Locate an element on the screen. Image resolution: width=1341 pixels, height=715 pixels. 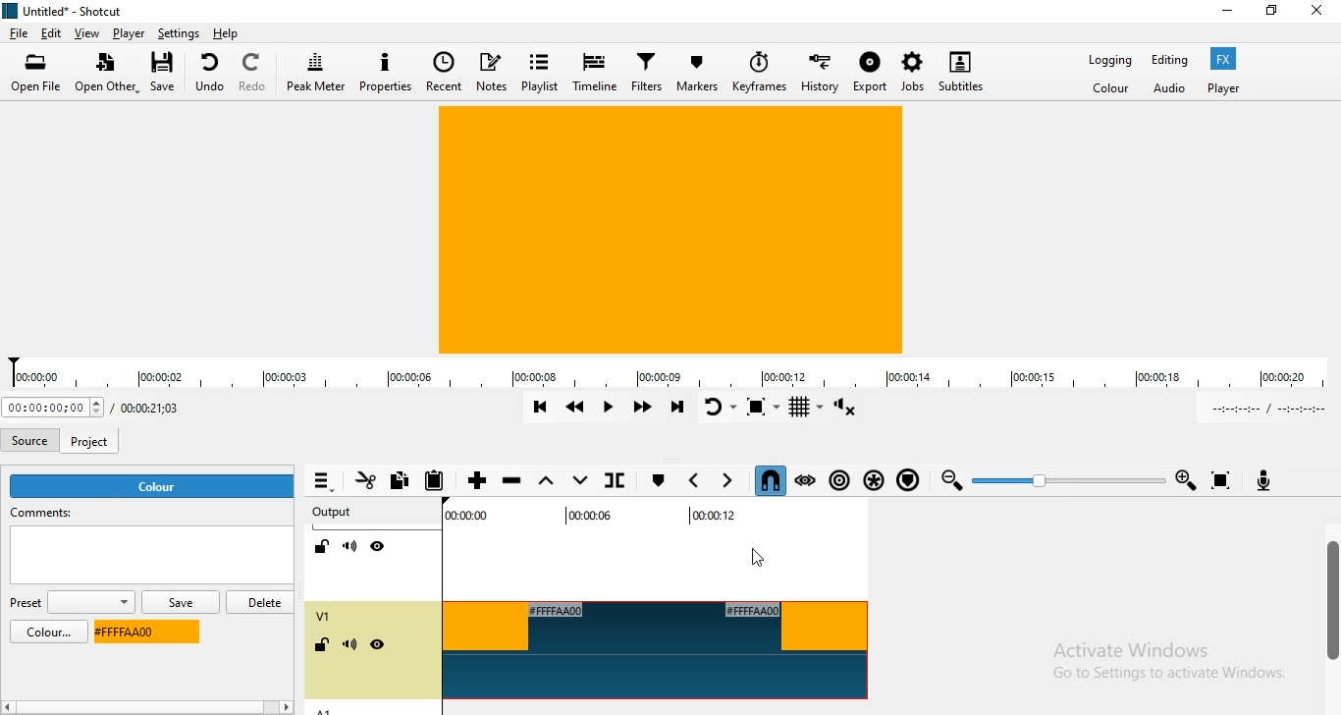
restore is located at coordinates (1270, 15).